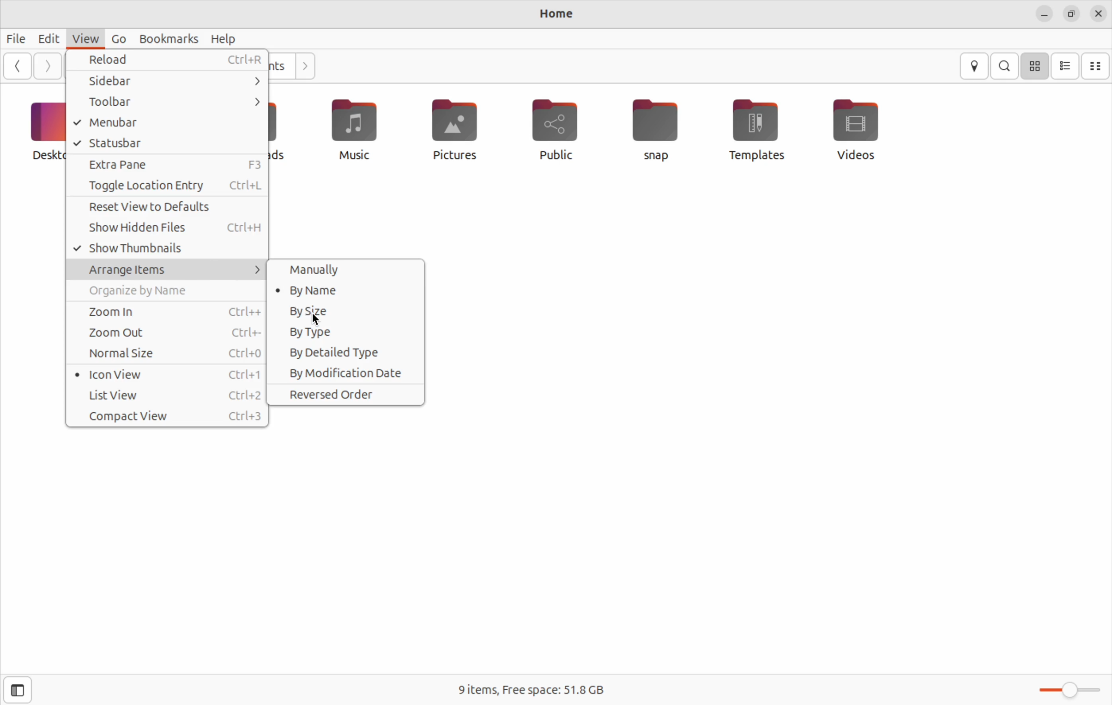  What do you see at coordinates (1070, 13) in the screenshot?
I see `resize` at bounding box center [1070, 13].